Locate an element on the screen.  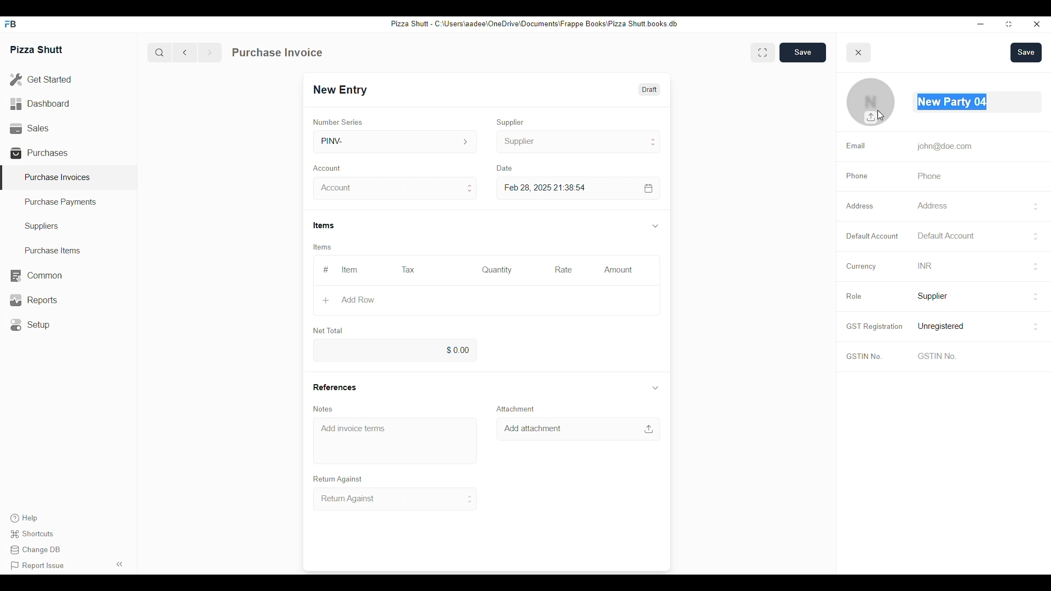
Shortcuts is located at coordinates (34, 534).